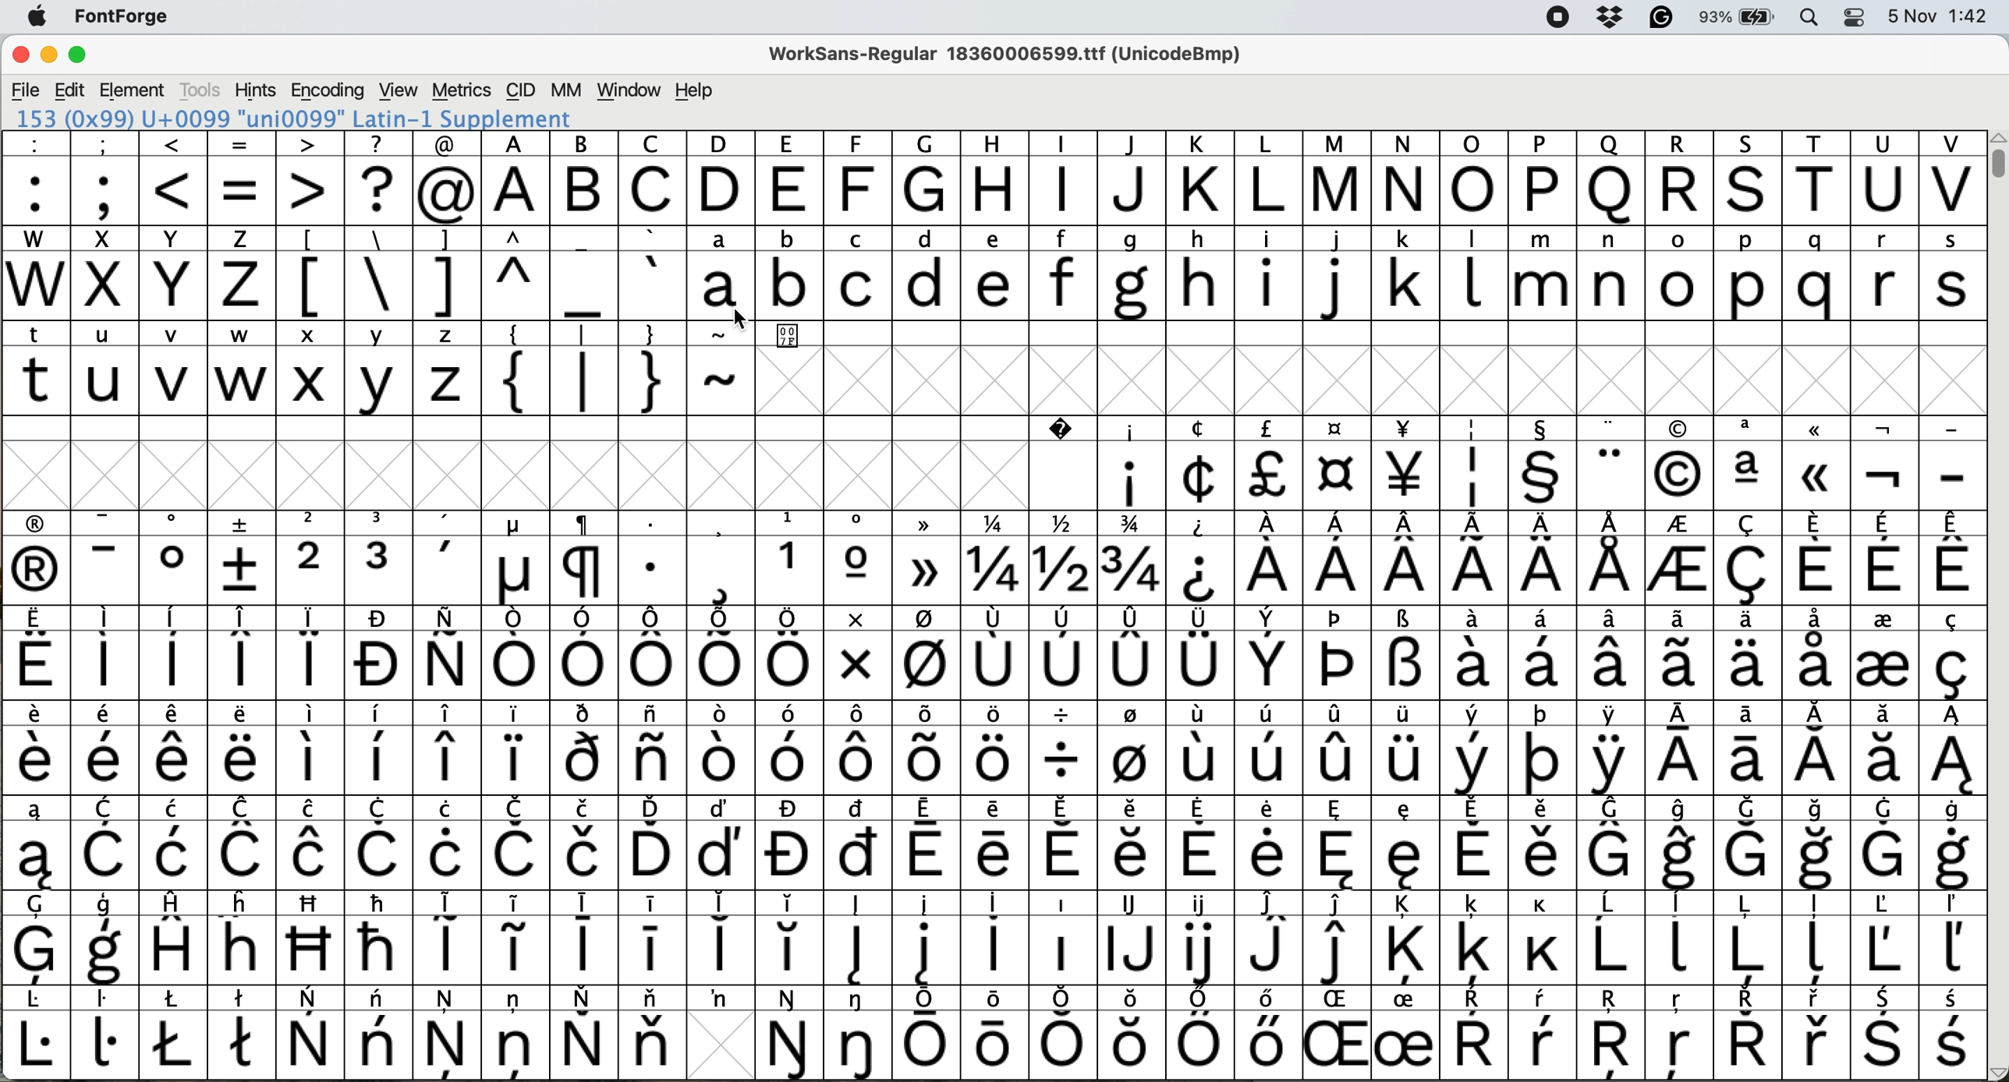 The image size is (2009, 1082). Describe the element at coordinates (78, 57) in the screenshot. I see `maximise` at that location.